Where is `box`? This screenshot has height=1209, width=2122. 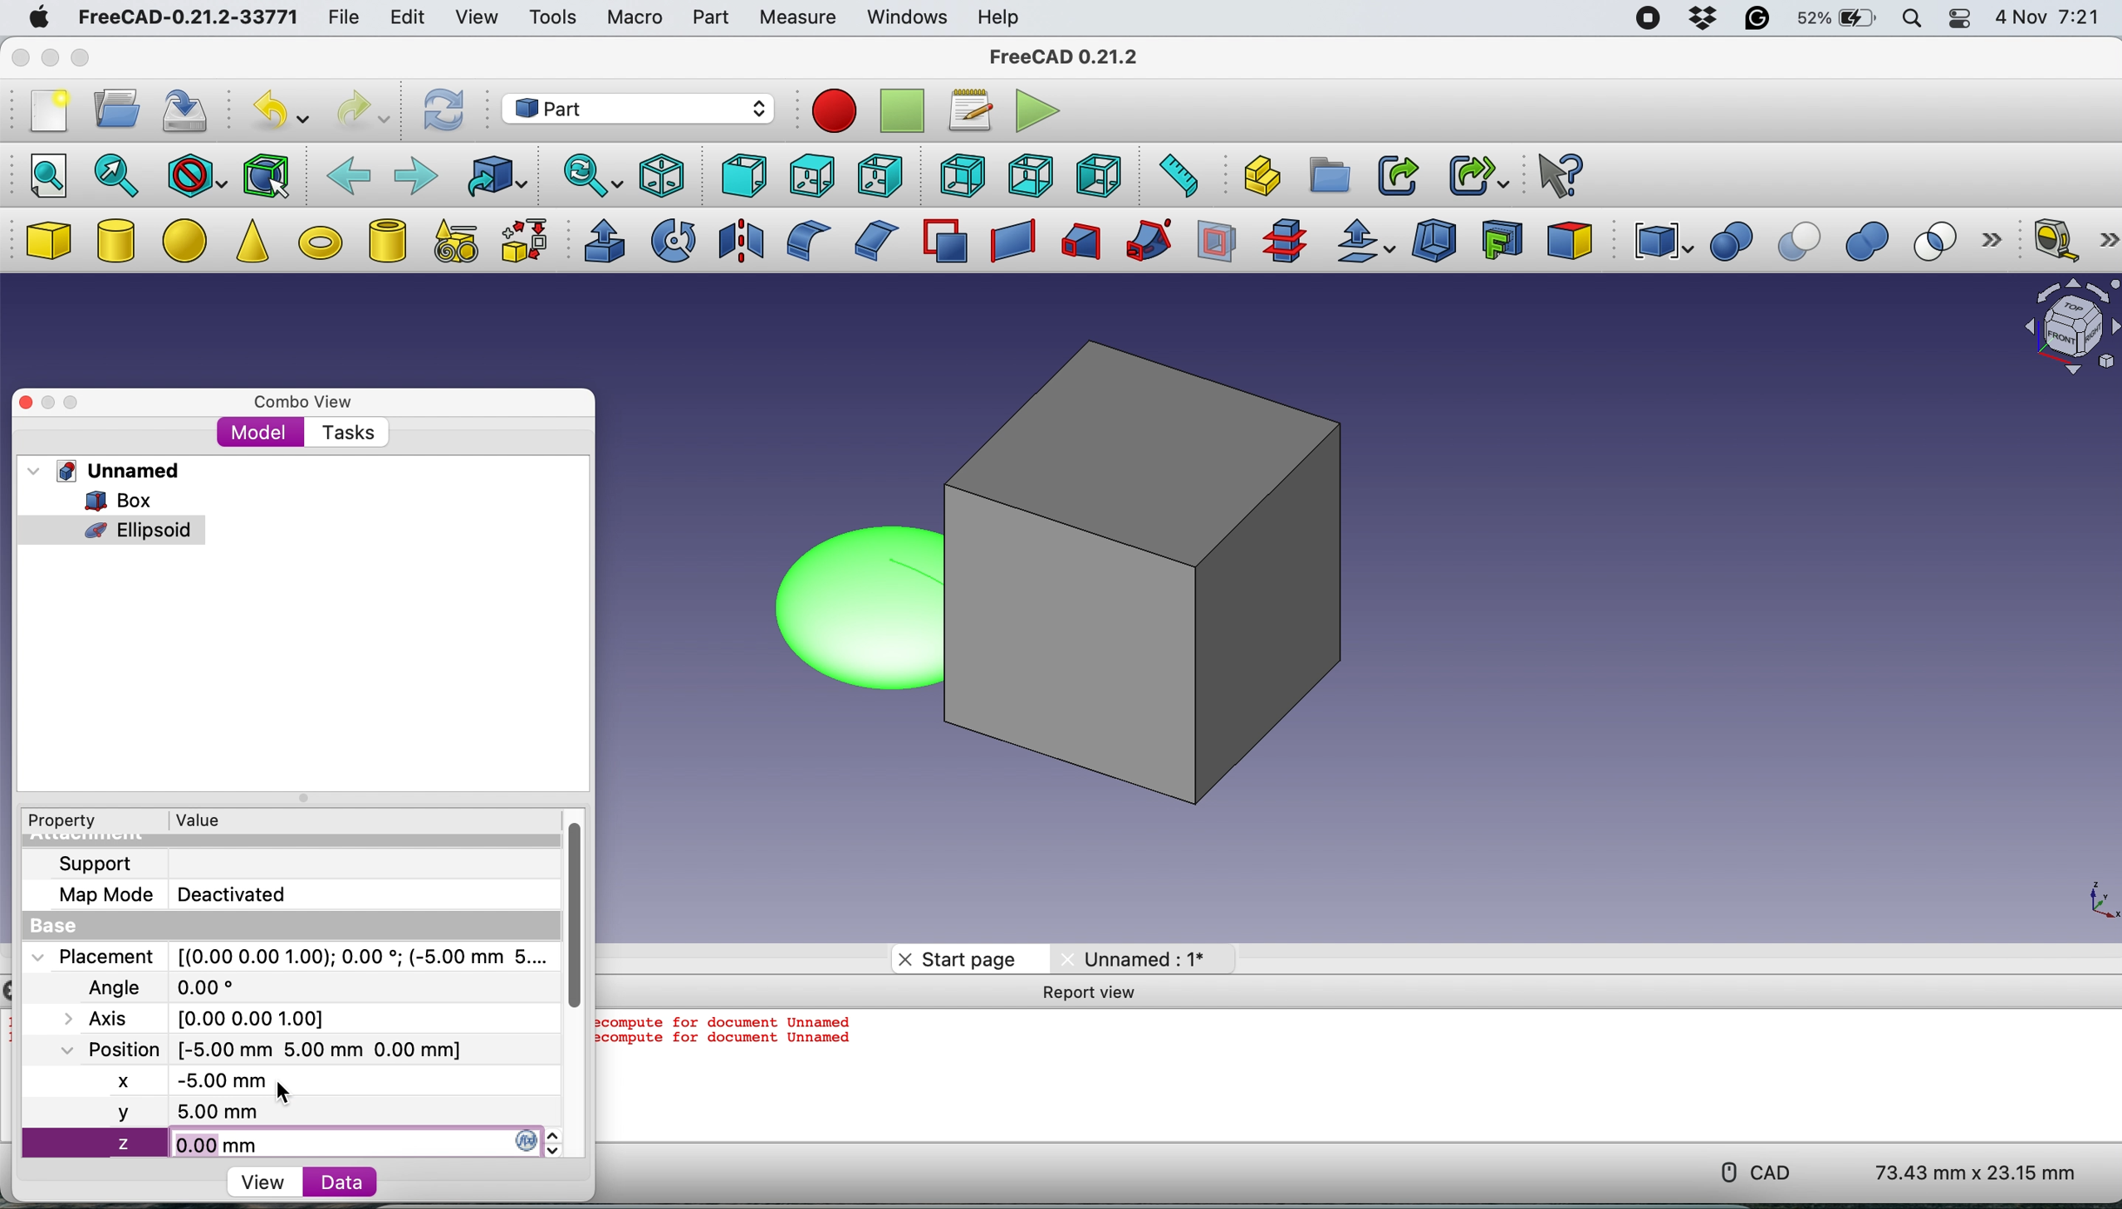
box is located at coordinates (47, 242).